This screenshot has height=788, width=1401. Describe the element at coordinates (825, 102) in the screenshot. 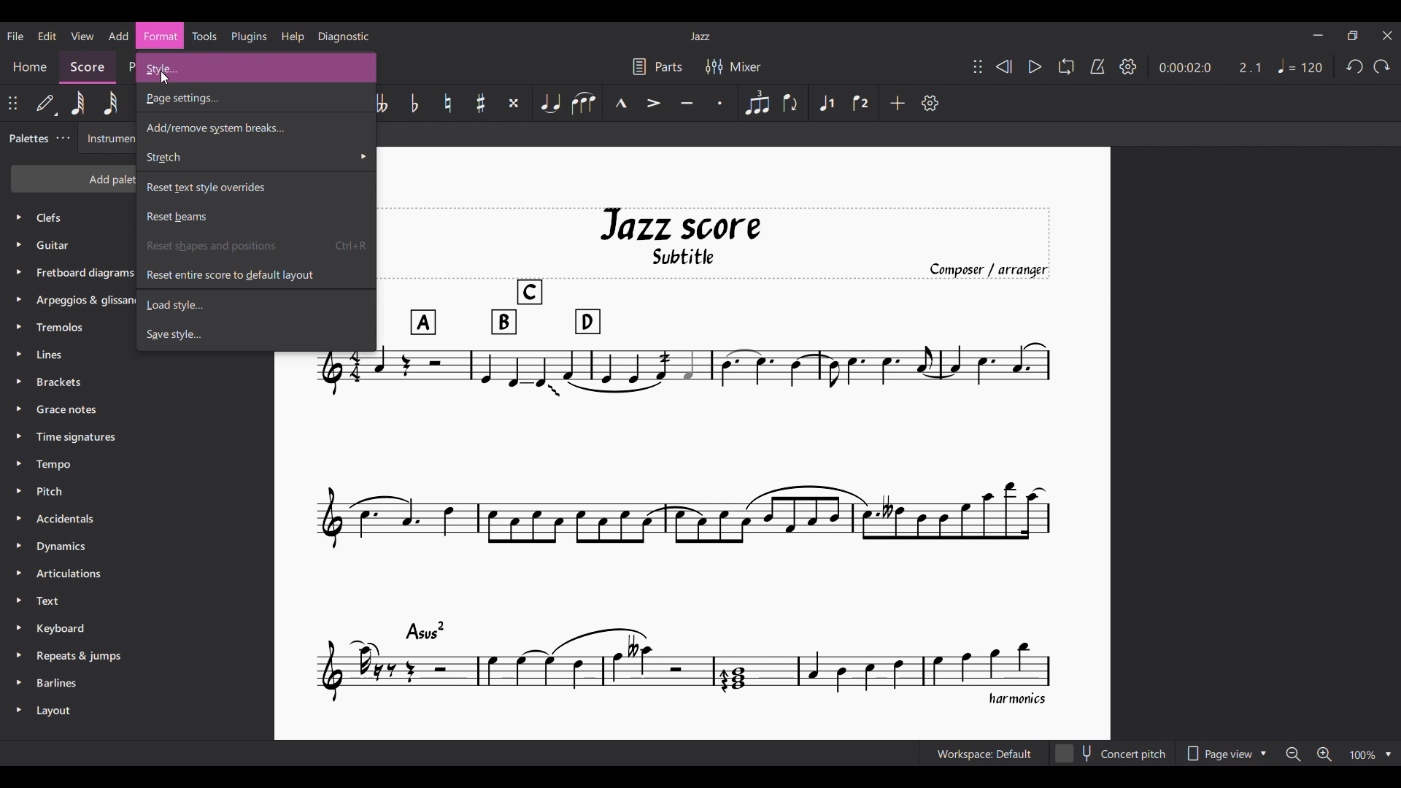

I see `Voice 1` at that location.